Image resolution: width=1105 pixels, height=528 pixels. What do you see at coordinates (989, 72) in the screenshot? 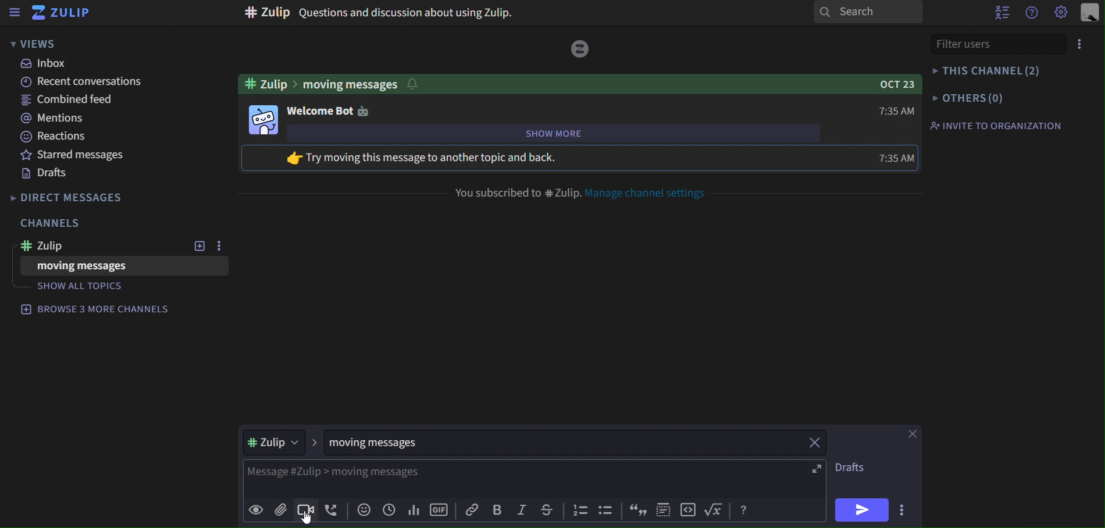
I see `this channel (2)` at bounding box center [989, 72].